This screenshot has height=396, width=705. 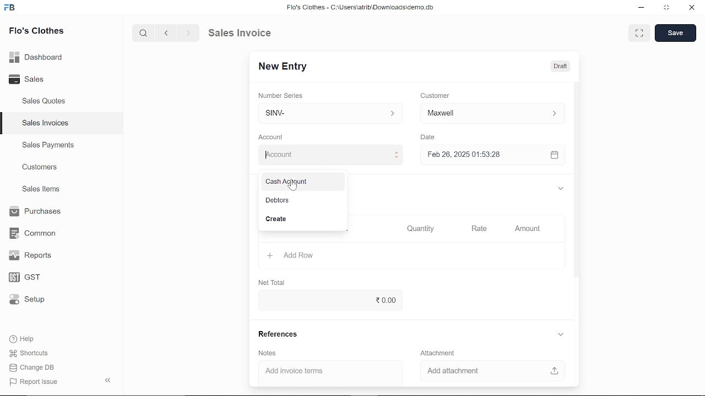 I want to click on ‘Add invoice terms, so click(x=322, y=372).